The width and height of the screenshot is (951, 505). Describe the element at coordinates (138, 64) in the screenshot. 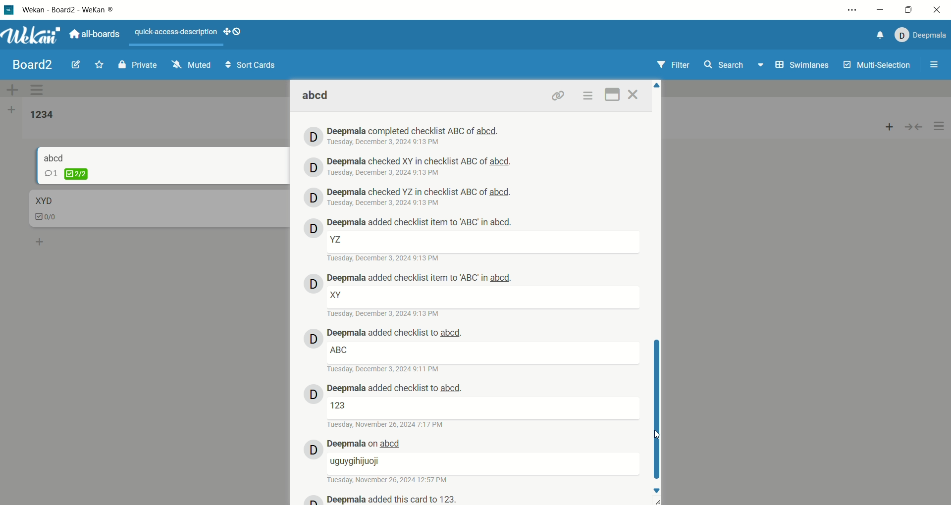

I see `private` at that location.